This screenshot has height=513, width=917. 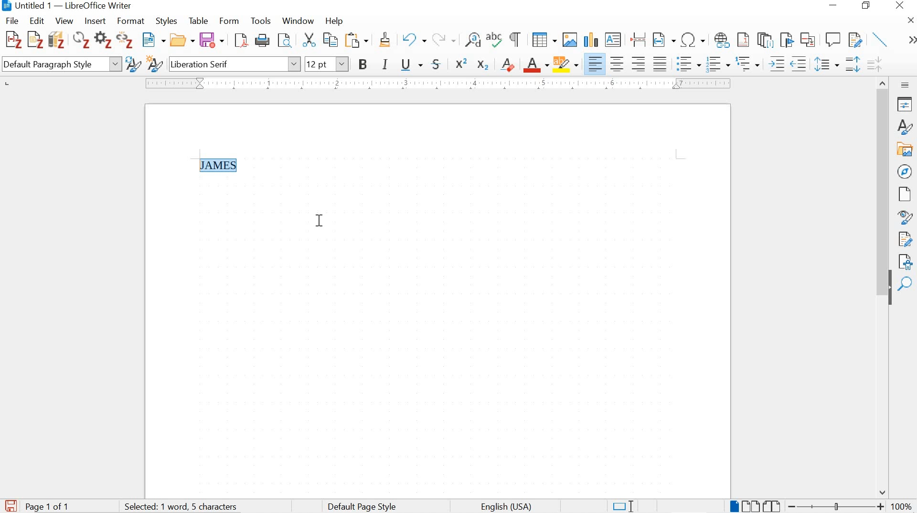 What do you see at coordinates (748, 64) in the screenshot?
I see `outline format` at bounding box center [748, 64].